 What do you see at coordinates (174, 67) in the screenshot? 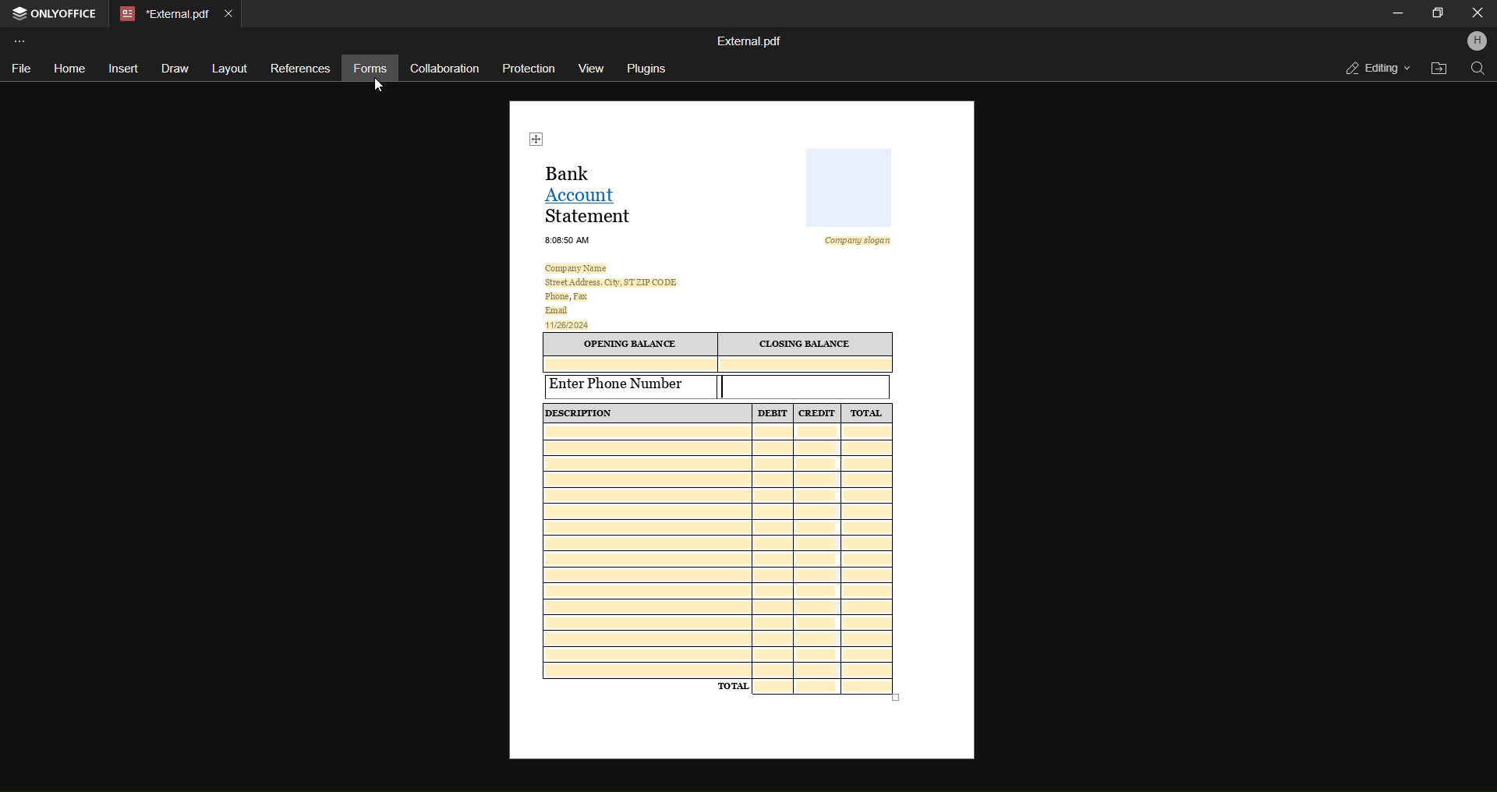
I see `draw` at bounding box center [174, 67].